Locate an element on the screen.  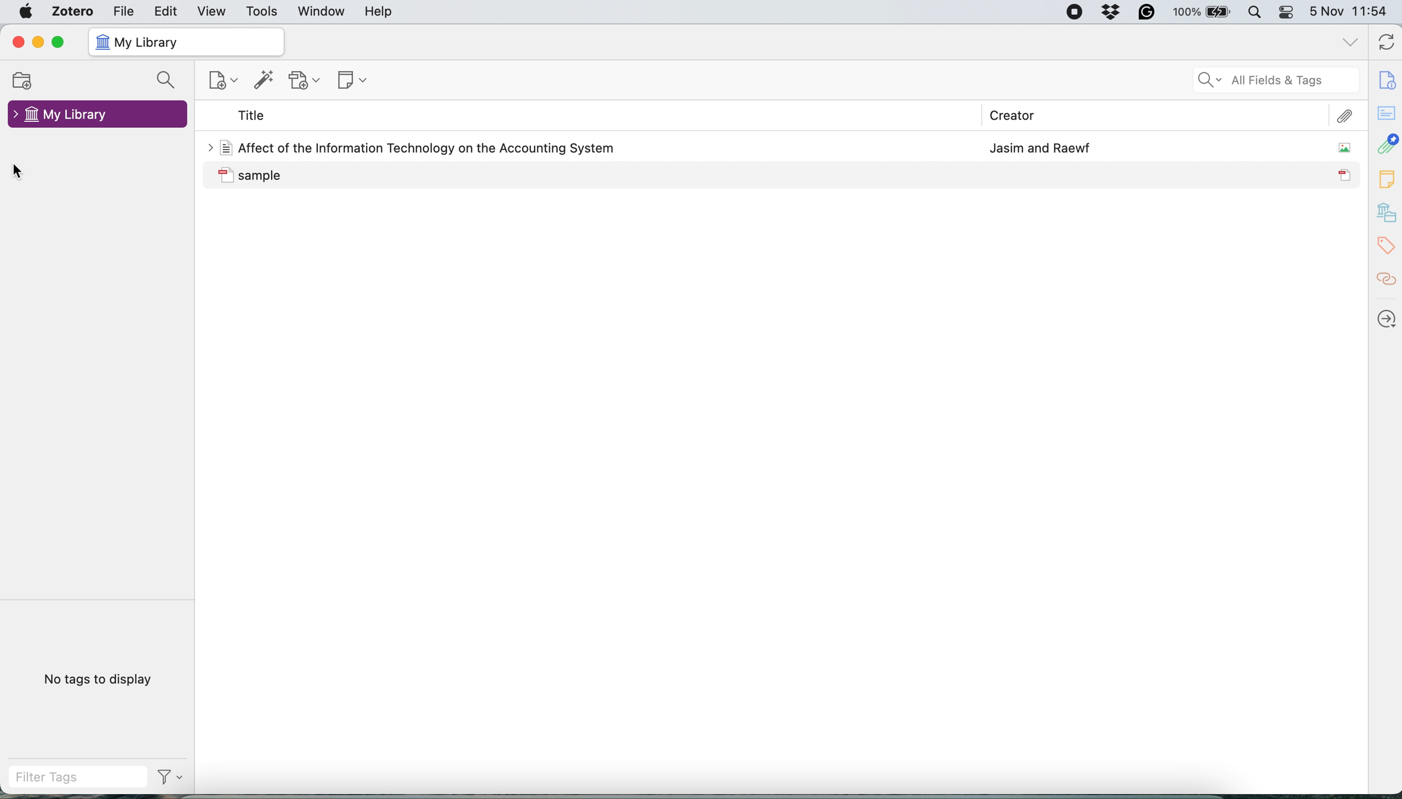
window is located at coordinates (322, 12).